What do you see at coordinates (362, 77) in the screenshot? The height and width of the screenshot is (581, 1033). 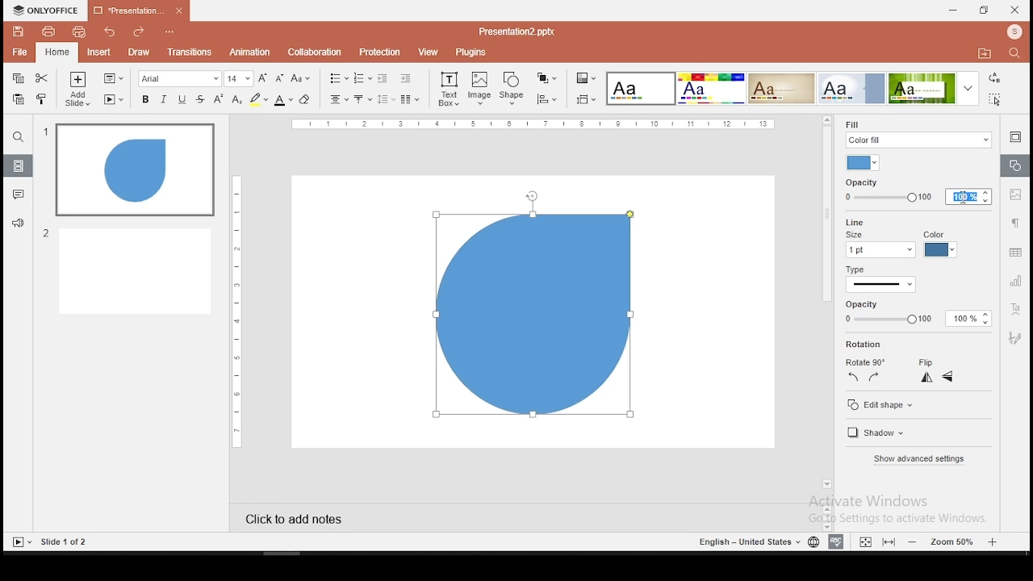 I see `numbering` at bounding box center [362, 77].